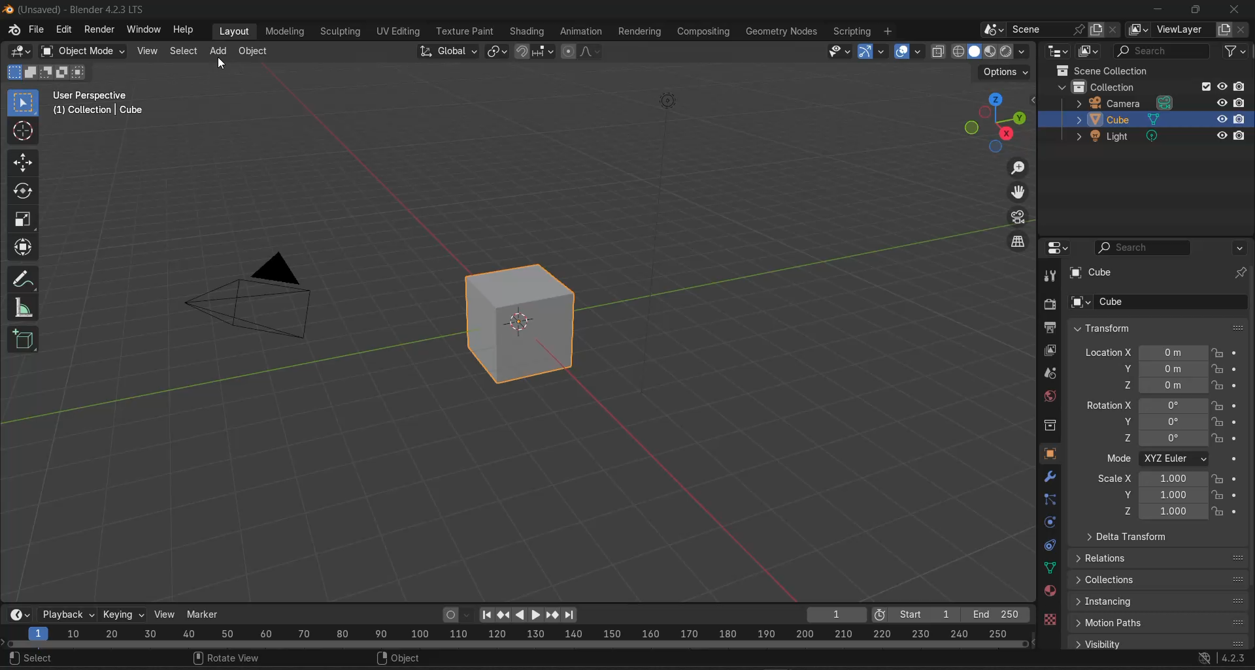  Describe the element at coordinates (148, 50) in the screenshot. I see `view` at that location.